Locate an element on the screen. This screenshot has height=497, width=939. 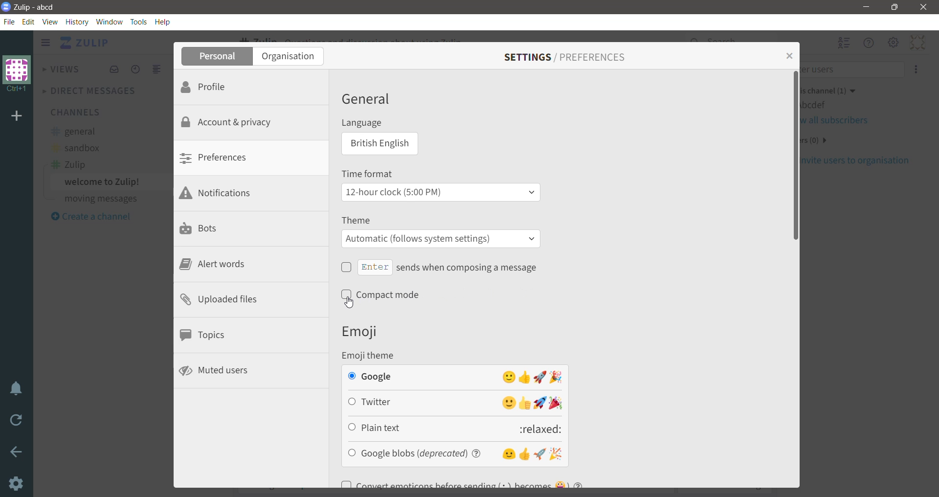
Add Organization is located at coordinates (17, 117).